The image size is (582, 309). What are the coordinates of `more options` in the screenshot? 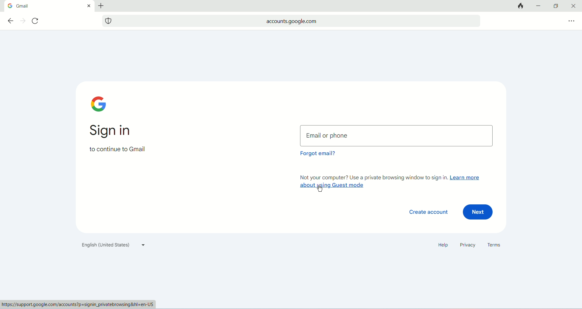 It's located at (570, 21).